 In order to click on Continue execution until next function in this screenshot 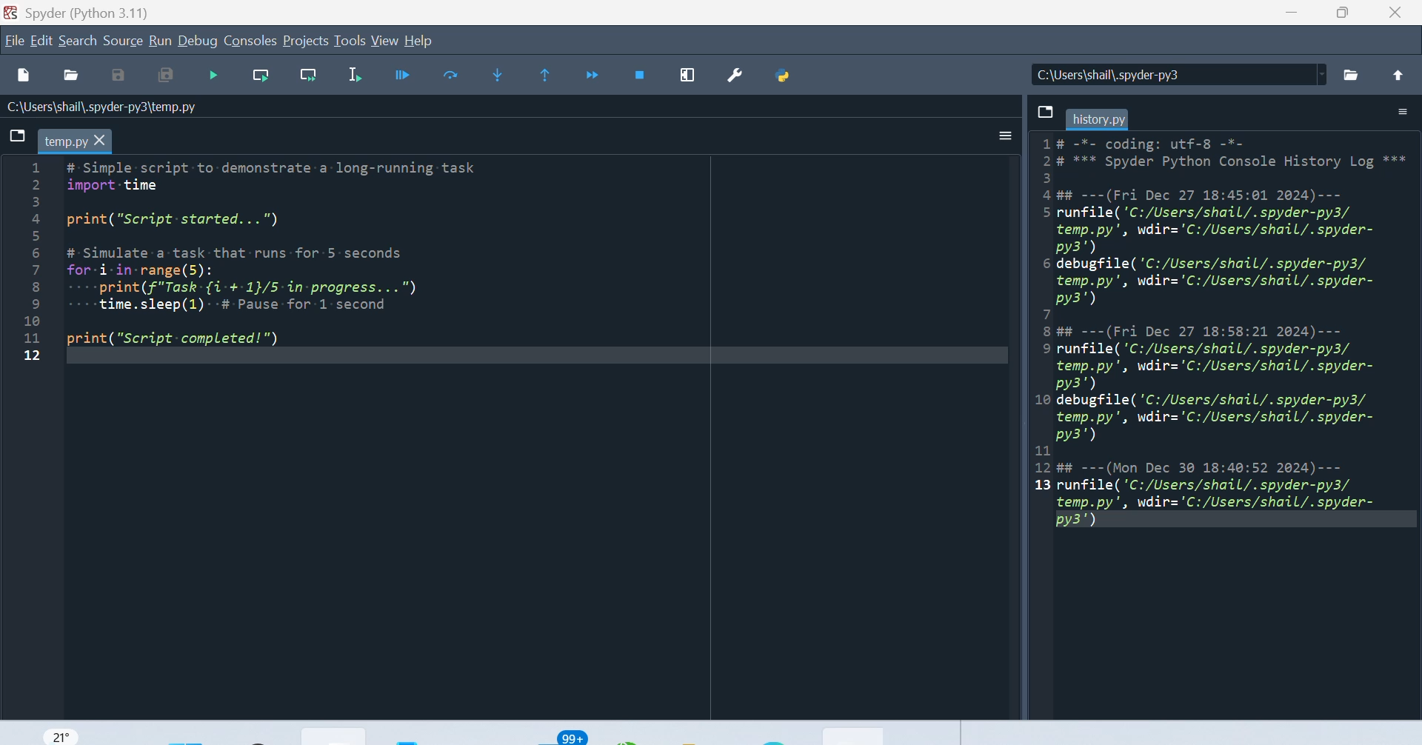, I will do `click(593, 75)`.